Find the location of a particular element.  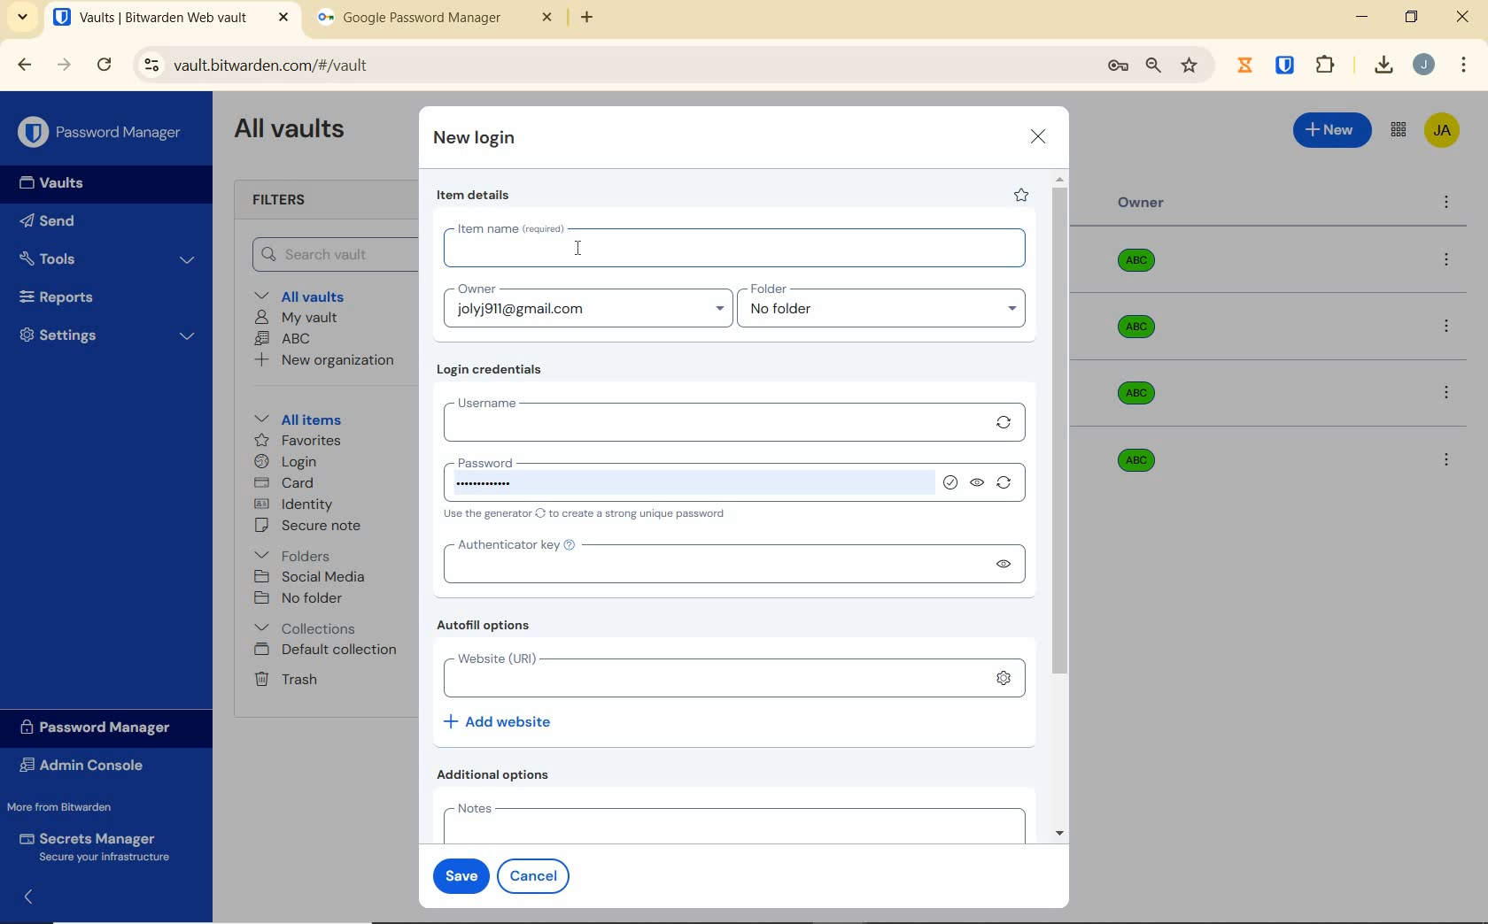

Vaults is located at coordinates (57, 183).